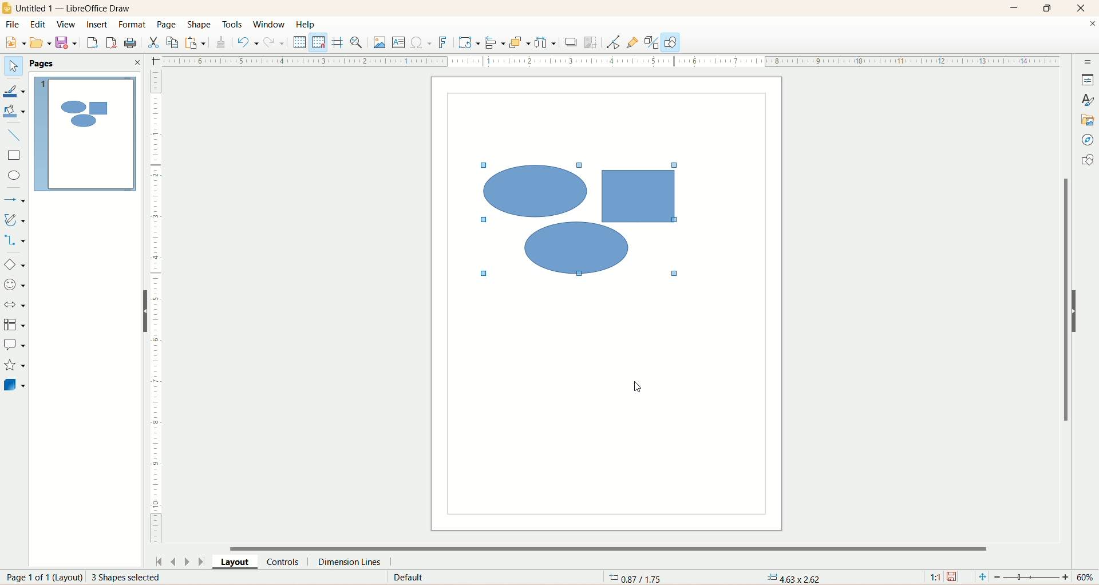 The height and width of the screenshot is (585, 1099). I want to click on logo, so click(7, 8).